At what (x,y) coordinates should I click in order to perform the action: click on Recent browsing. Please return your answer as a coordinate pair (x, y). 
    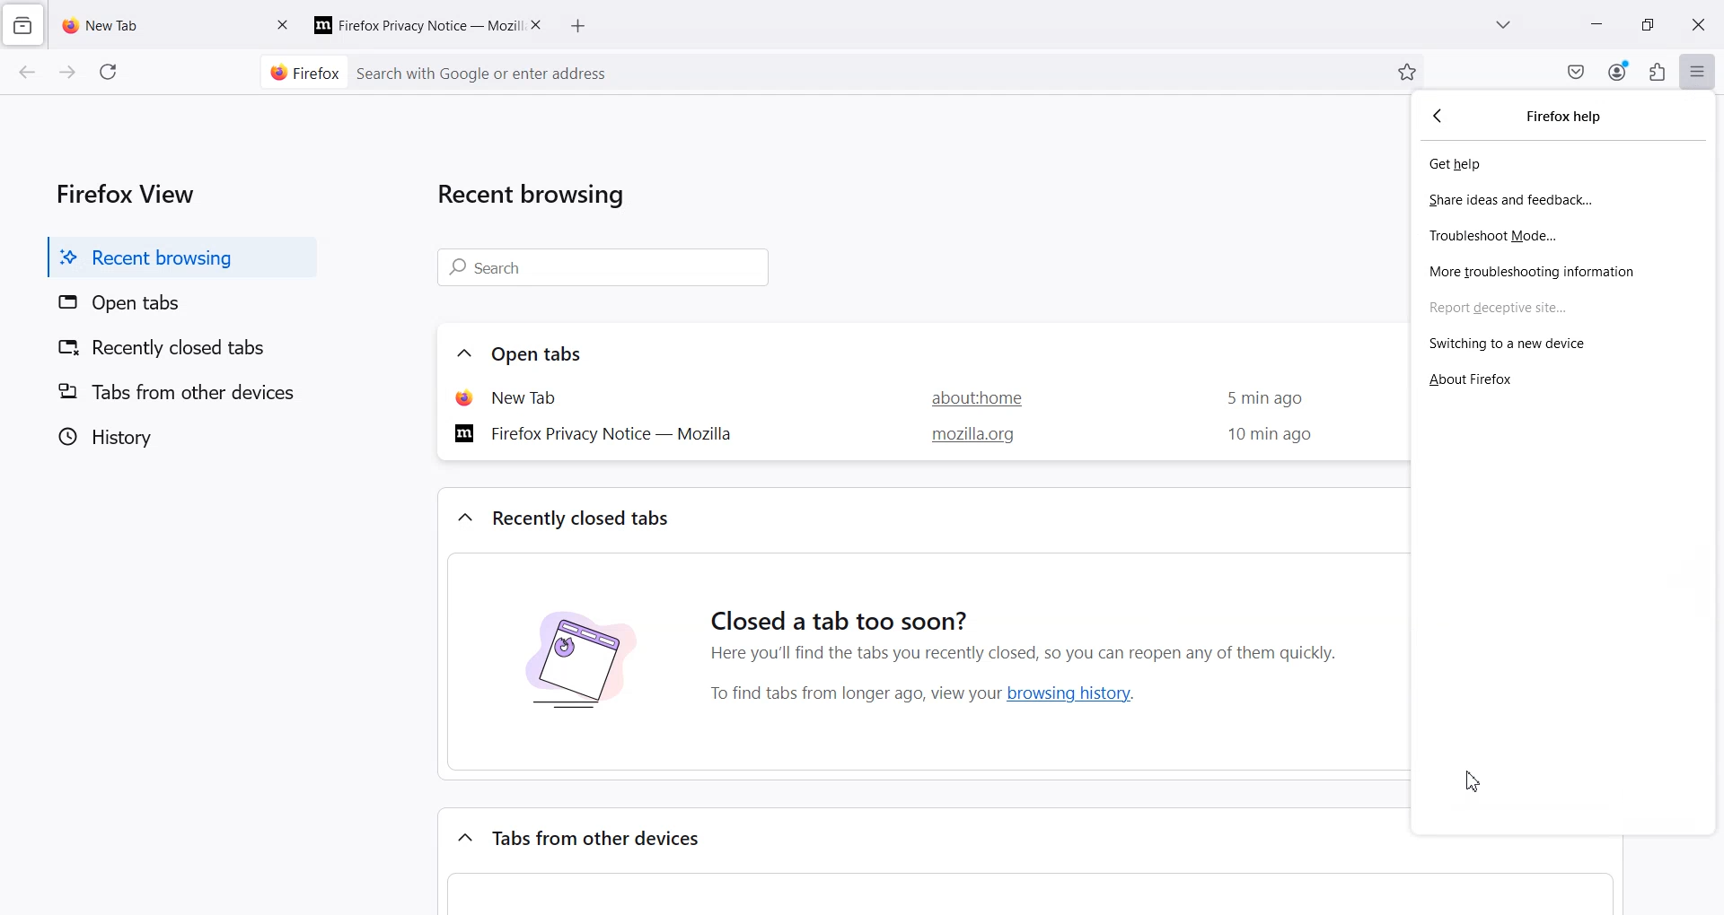
    Looking at the image, I should click on (176, 257).